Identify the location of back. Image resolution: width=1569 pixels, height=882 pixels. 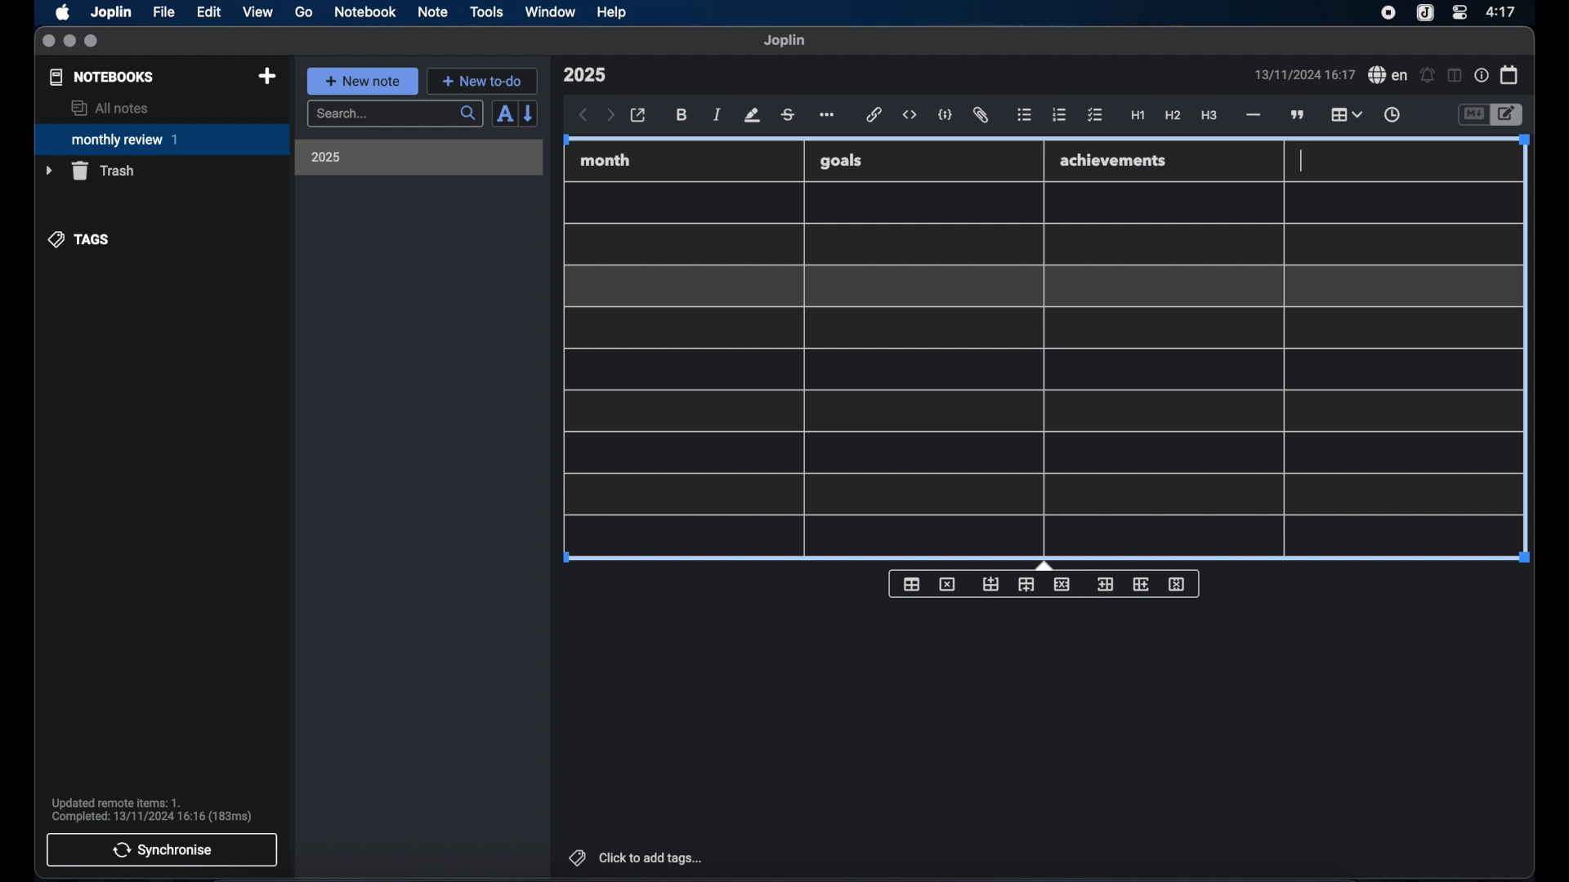
(583, 115).